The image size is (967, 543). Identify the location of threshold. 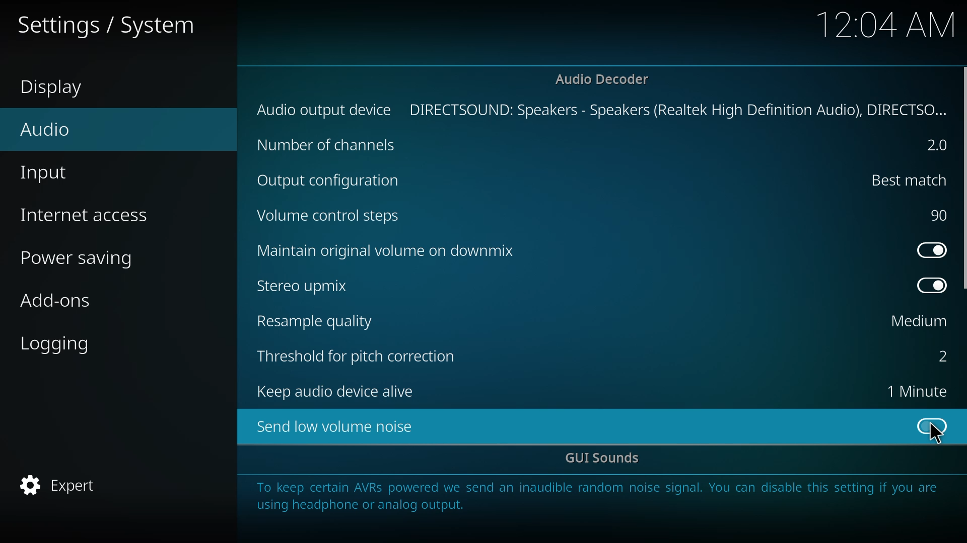
(360, 355).